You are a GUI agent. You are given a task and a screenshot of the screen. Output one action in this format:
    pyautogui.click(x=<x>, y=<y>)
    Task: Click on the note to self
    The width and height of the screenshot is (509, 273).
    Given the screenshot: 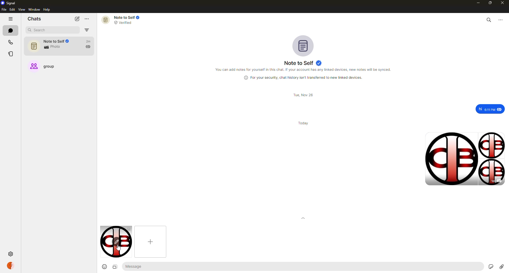 What is the action you would take?
    pyautogui.click(x=303, y=63)
    